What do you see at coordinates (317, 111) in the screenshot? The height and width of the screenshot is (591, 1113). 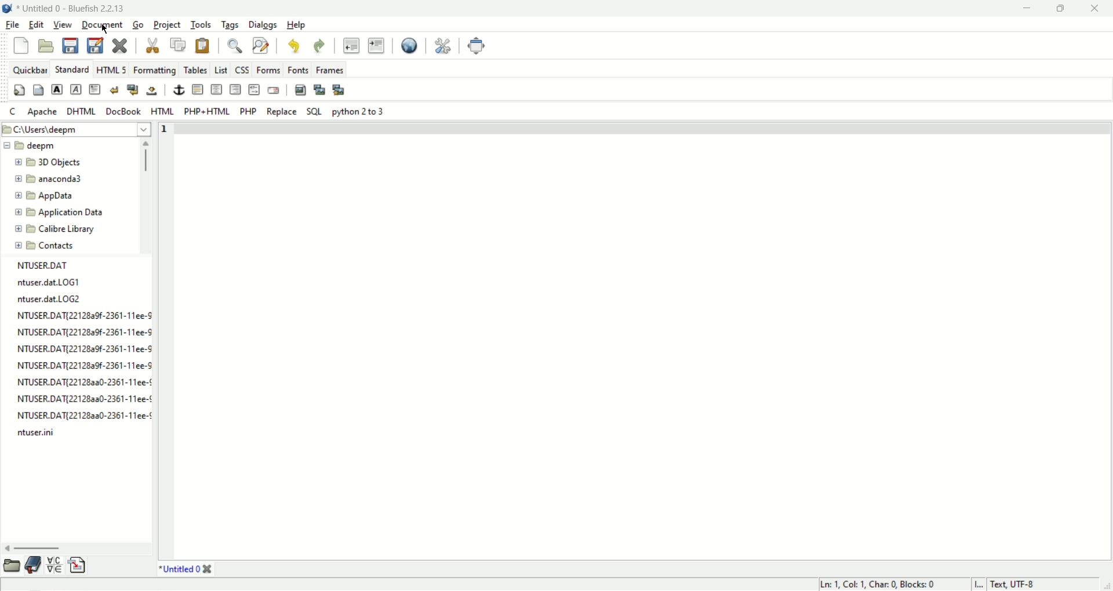 I see `SQL` at bounding box center [317, 111].